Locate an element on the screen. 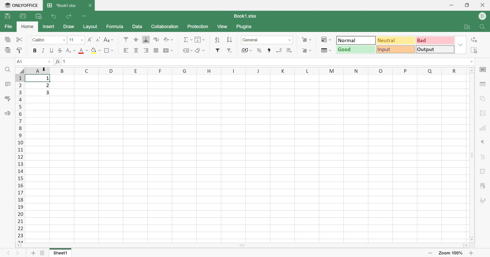 Image resolution: width=490 pixels, height=257 pixels. Scroll left is located at coordinates (18, 246).